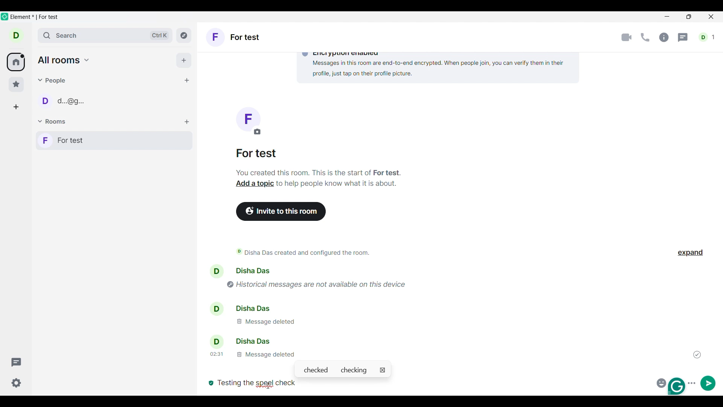  What do you see at coordinates (282, 211) in the screenshot?
I see `Invite to this room` at bounding box center [282, 211].